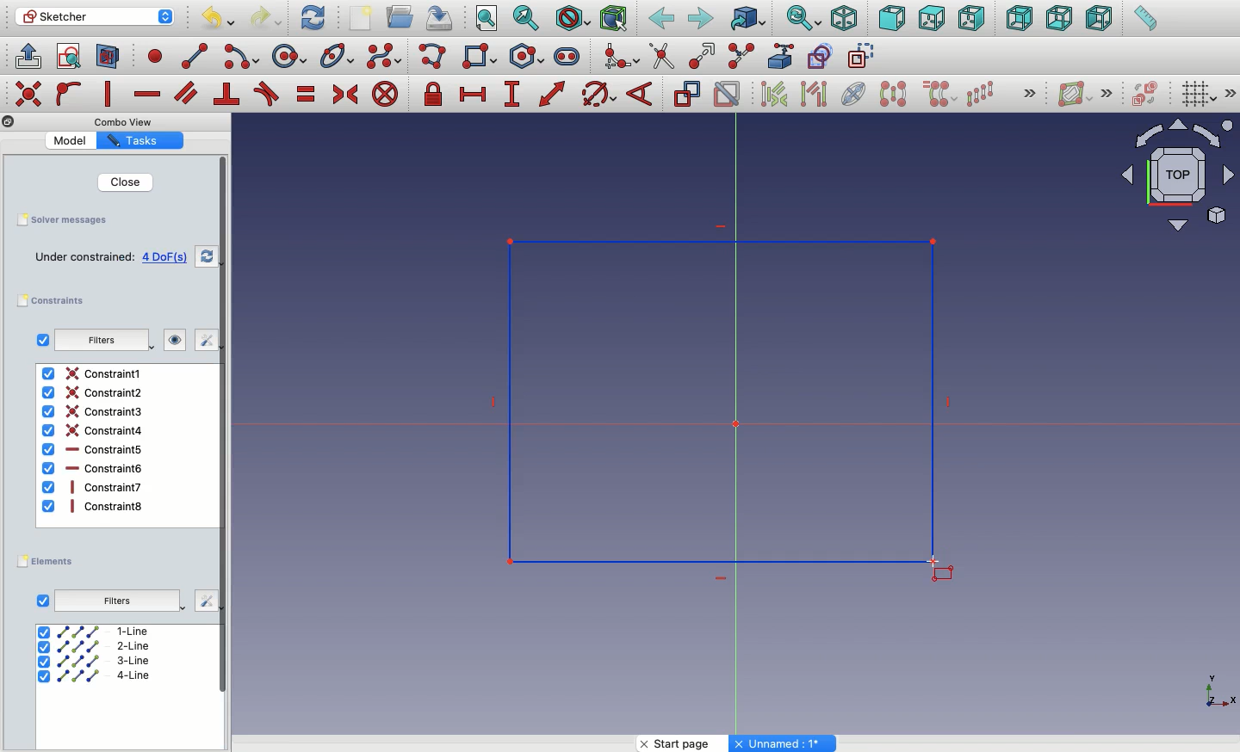  Describe the element at coordinates (1144, 20) in the screenshot. I see `Measure` at that location.